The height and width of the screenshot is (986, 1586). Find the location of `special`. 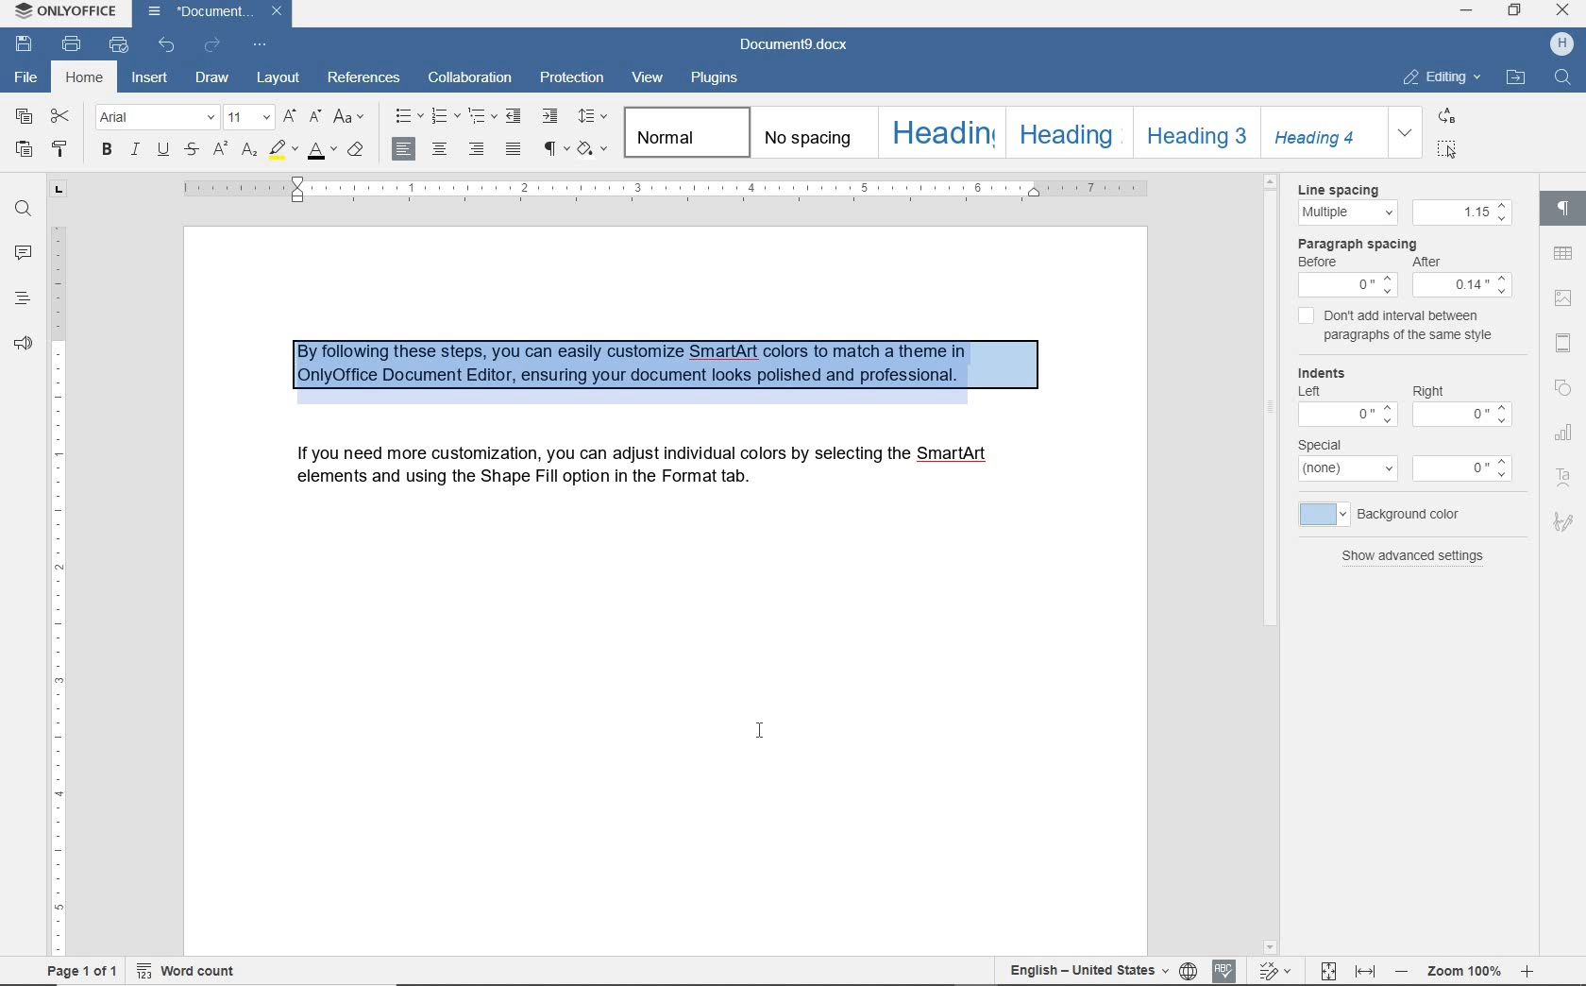

special is located at coordinates (1328, 445).